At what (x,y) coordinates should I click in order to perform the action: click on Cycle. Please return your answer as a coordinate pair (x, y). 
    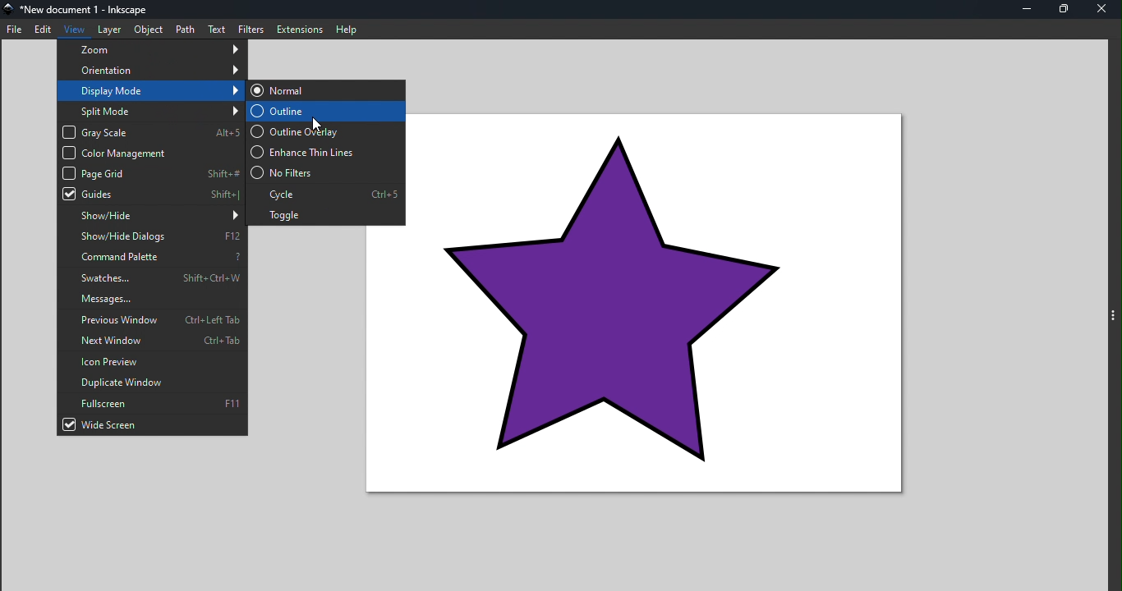
    Looking at the image, I should click on (325, 191).